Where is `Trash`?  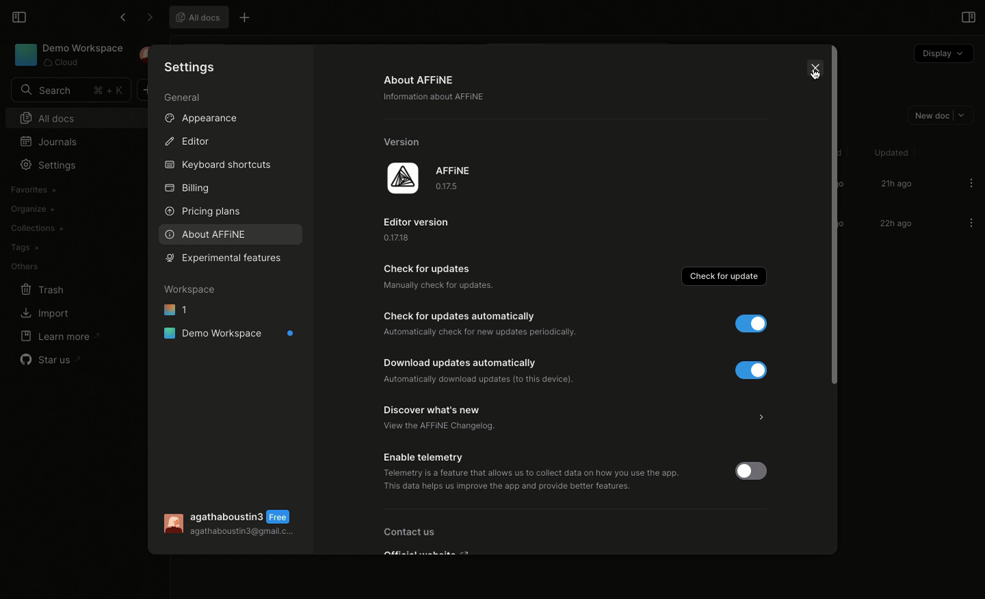
Trash is located at coordinates (42, 290).